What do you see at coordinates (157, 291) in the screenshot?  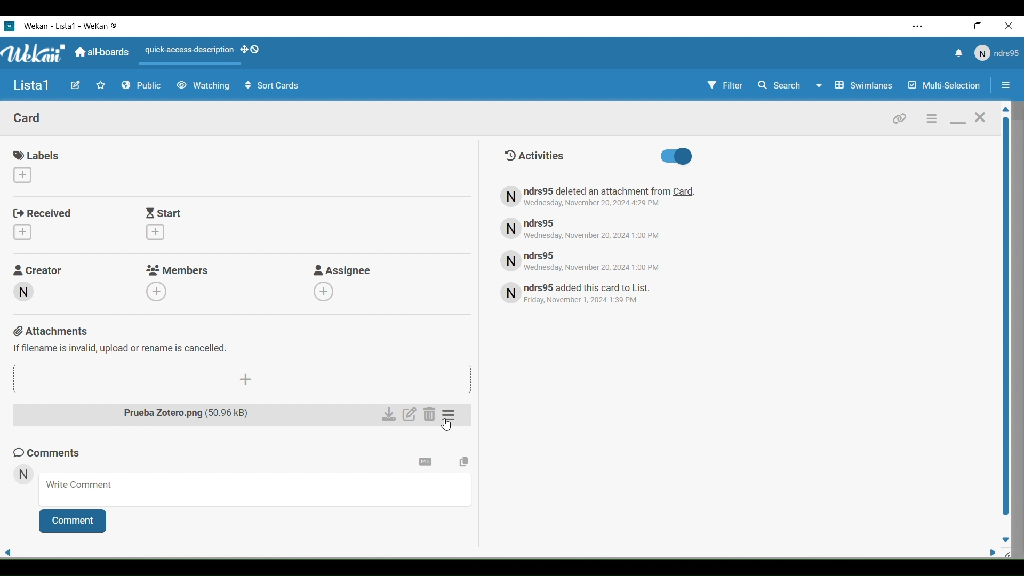 I see `Add members` at bounding box center [157, 291].